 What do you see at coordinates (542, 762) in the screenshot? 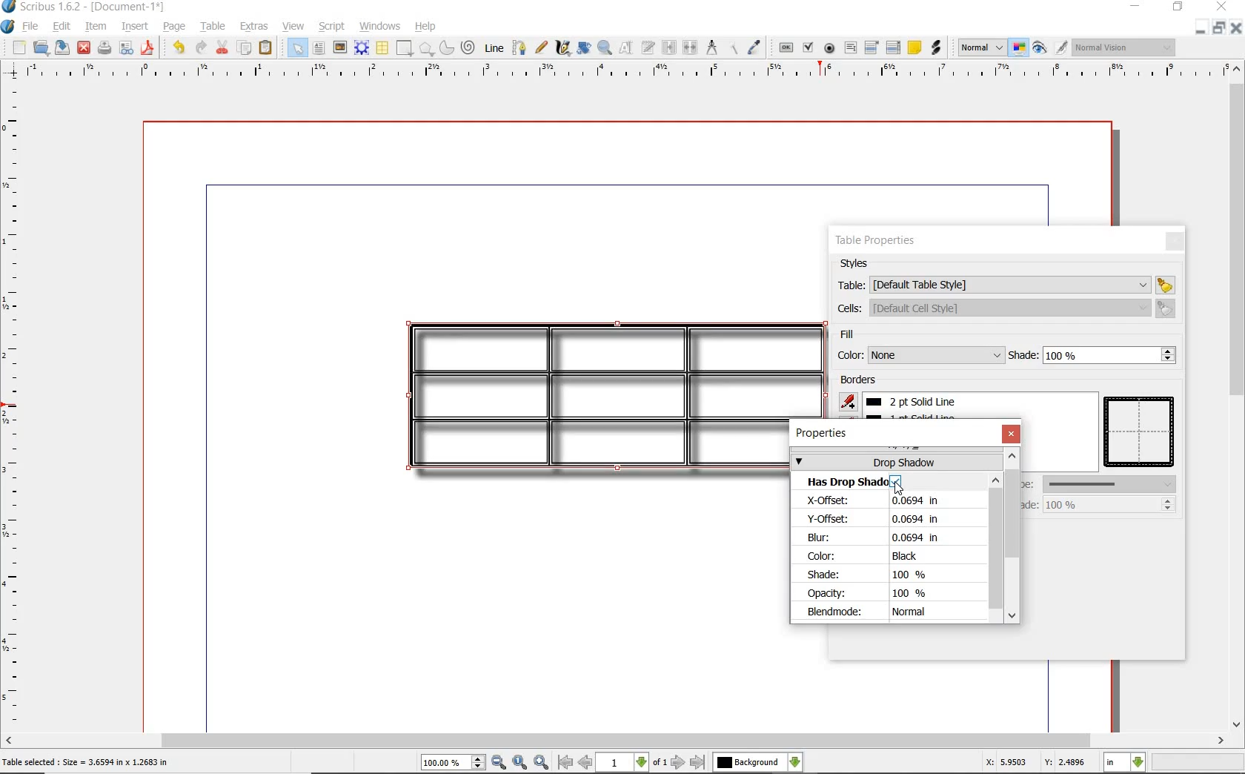
I see `zoom in` at bounding box center [542, 762].